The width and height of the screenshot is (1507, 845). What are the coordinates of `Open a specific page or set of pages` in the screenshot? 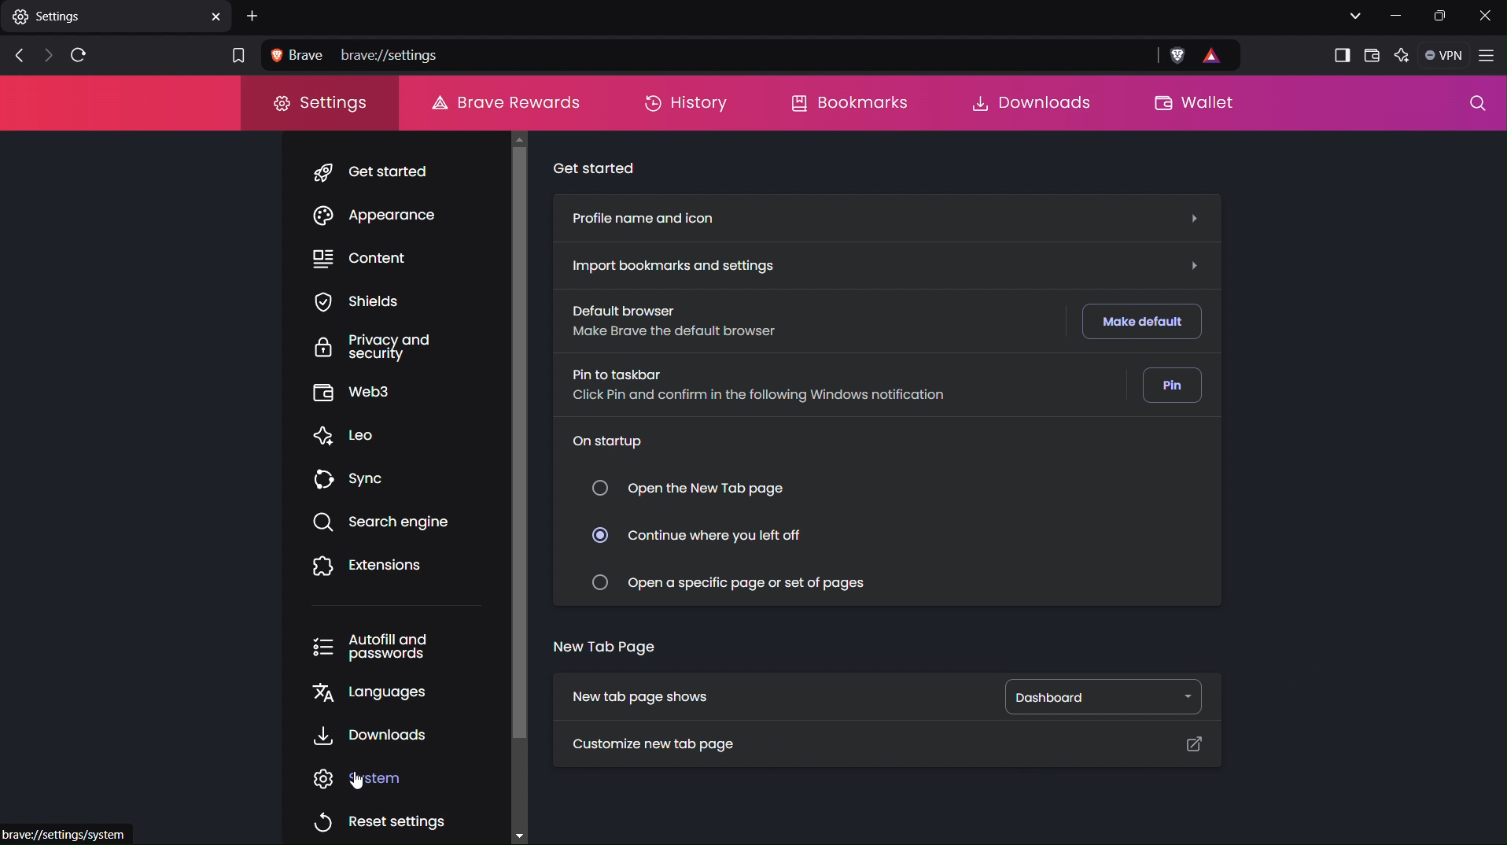 It's located at (731, 580).